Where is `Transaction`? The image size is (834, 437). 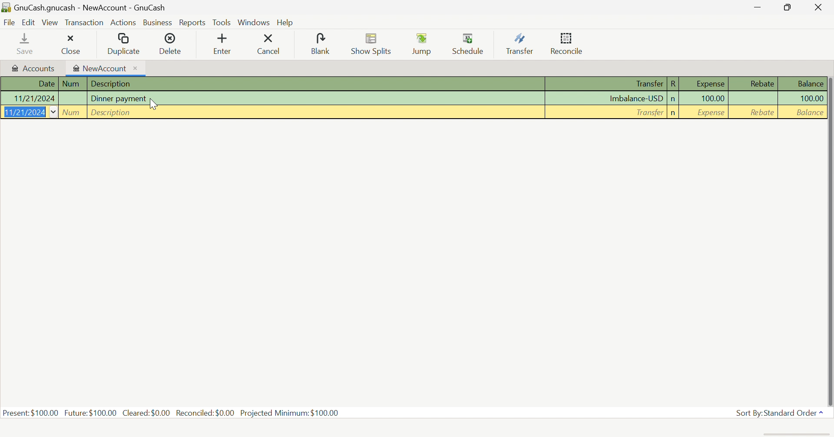 Transaction is located at coordinates (84, 24).